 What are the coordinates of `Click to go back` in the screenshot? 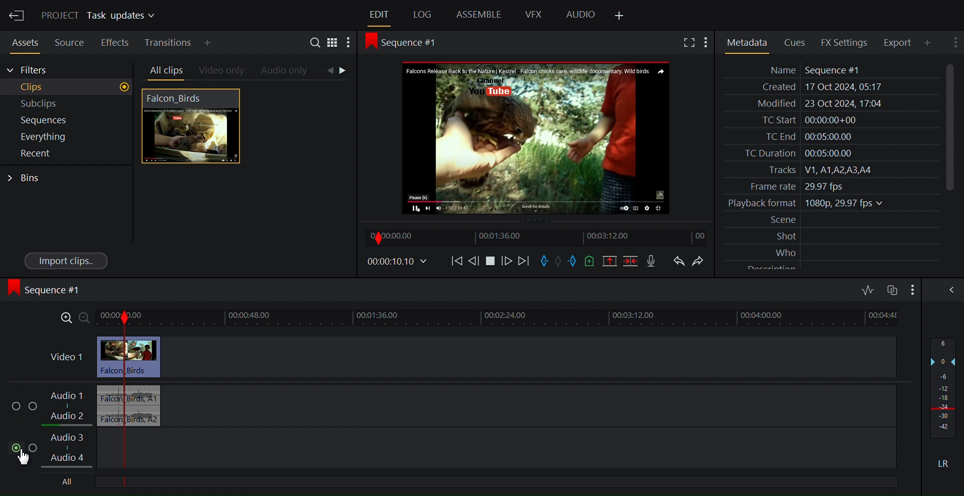 It's located at (328, 71).